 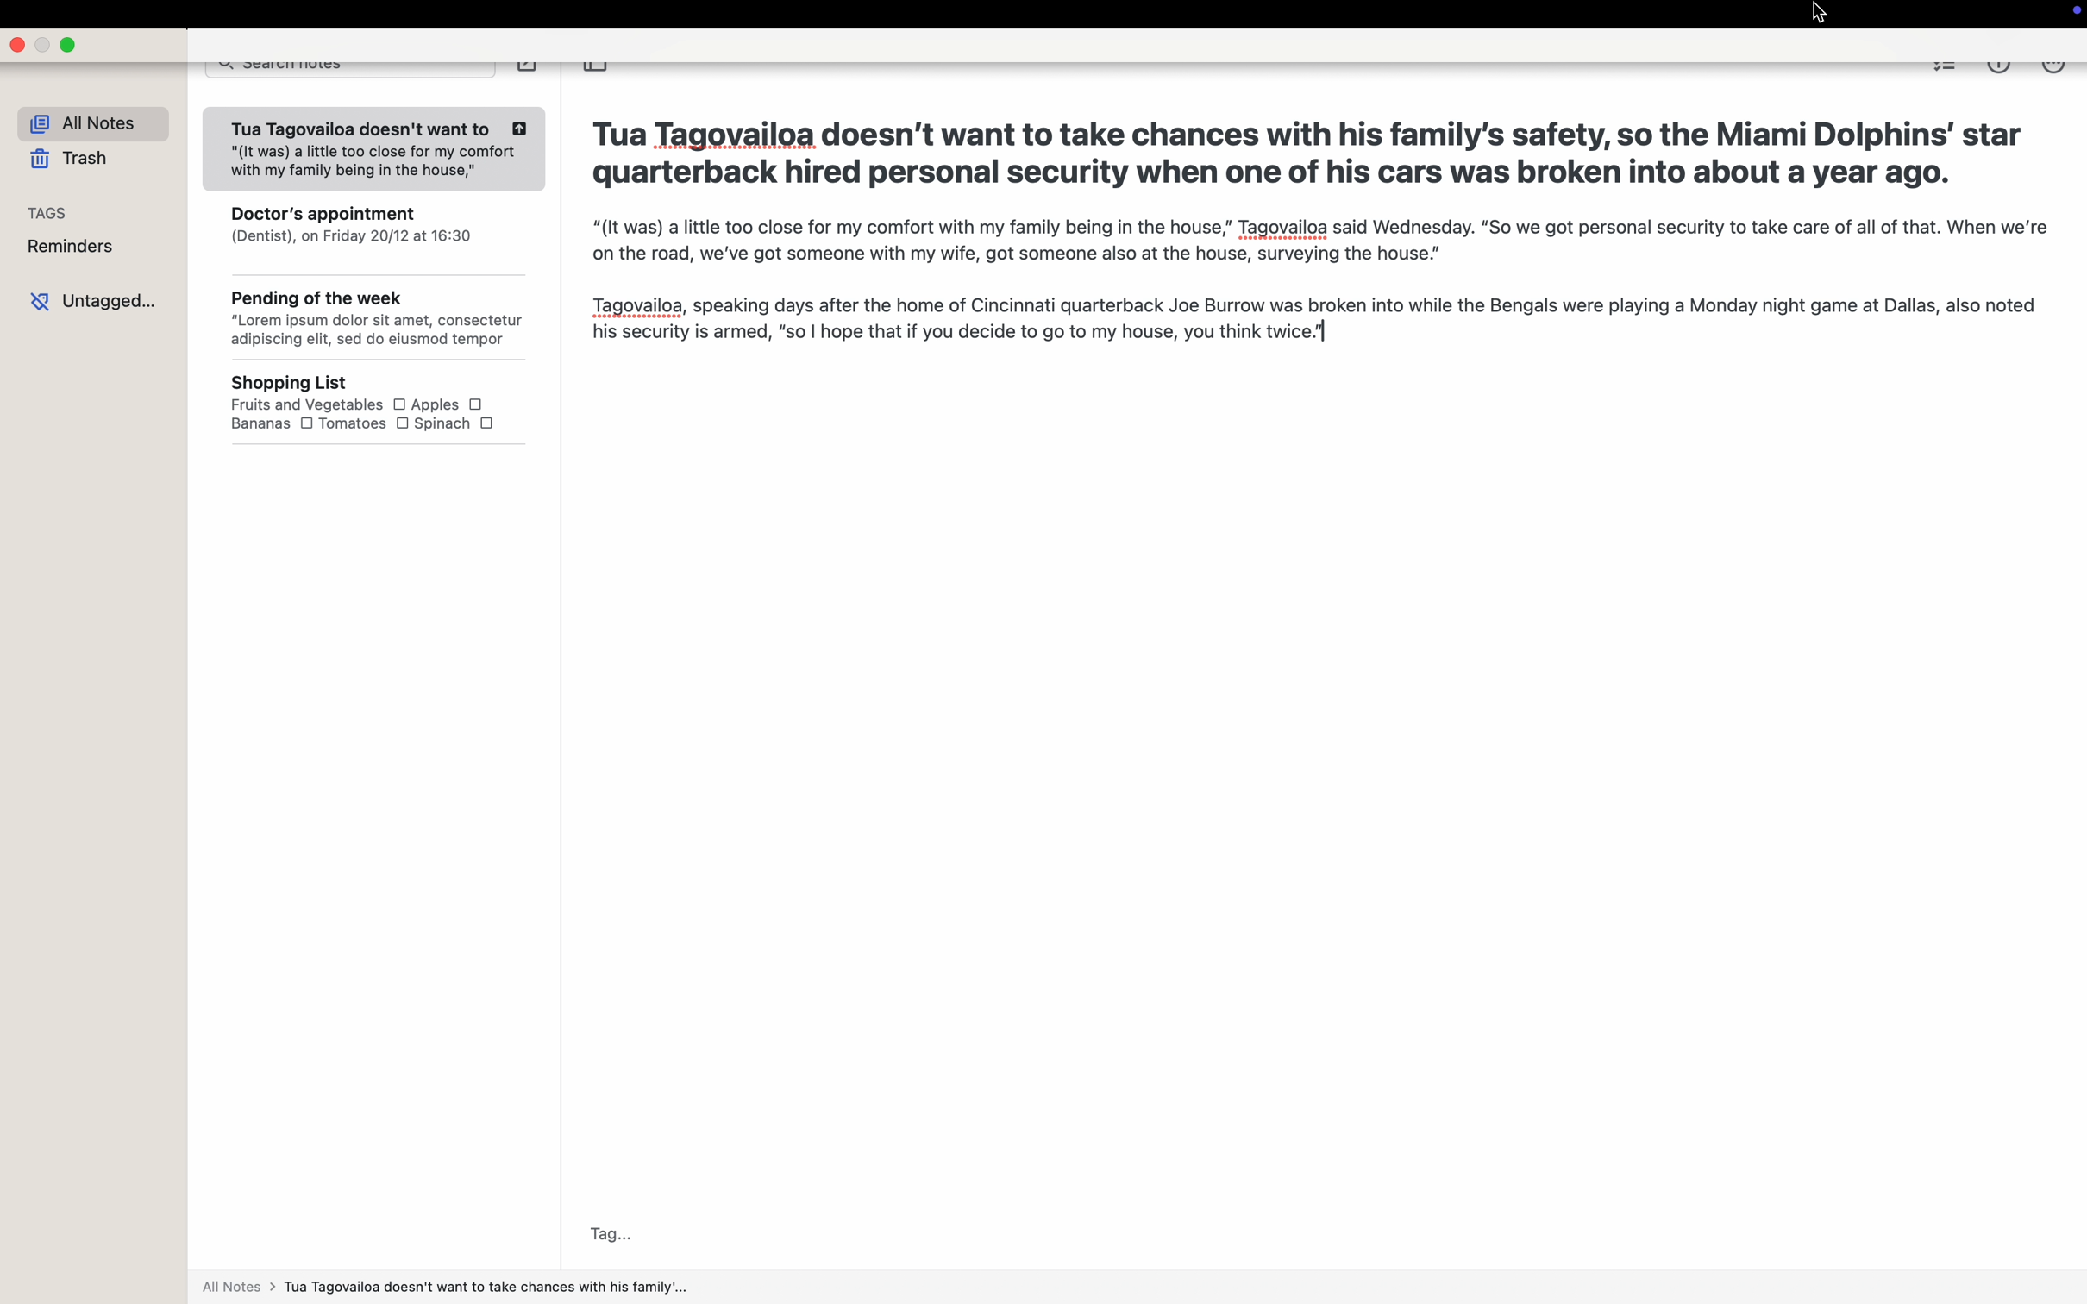 I want to click on minimize, so click(x=42, y=49).